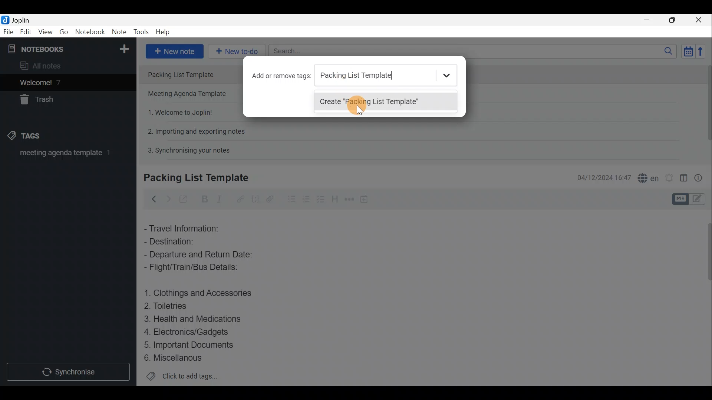 This screenshot has width=712, height=400. Describe the element at coordinates (646, 177) in the screenshot. I see `Spell checker` at that location.